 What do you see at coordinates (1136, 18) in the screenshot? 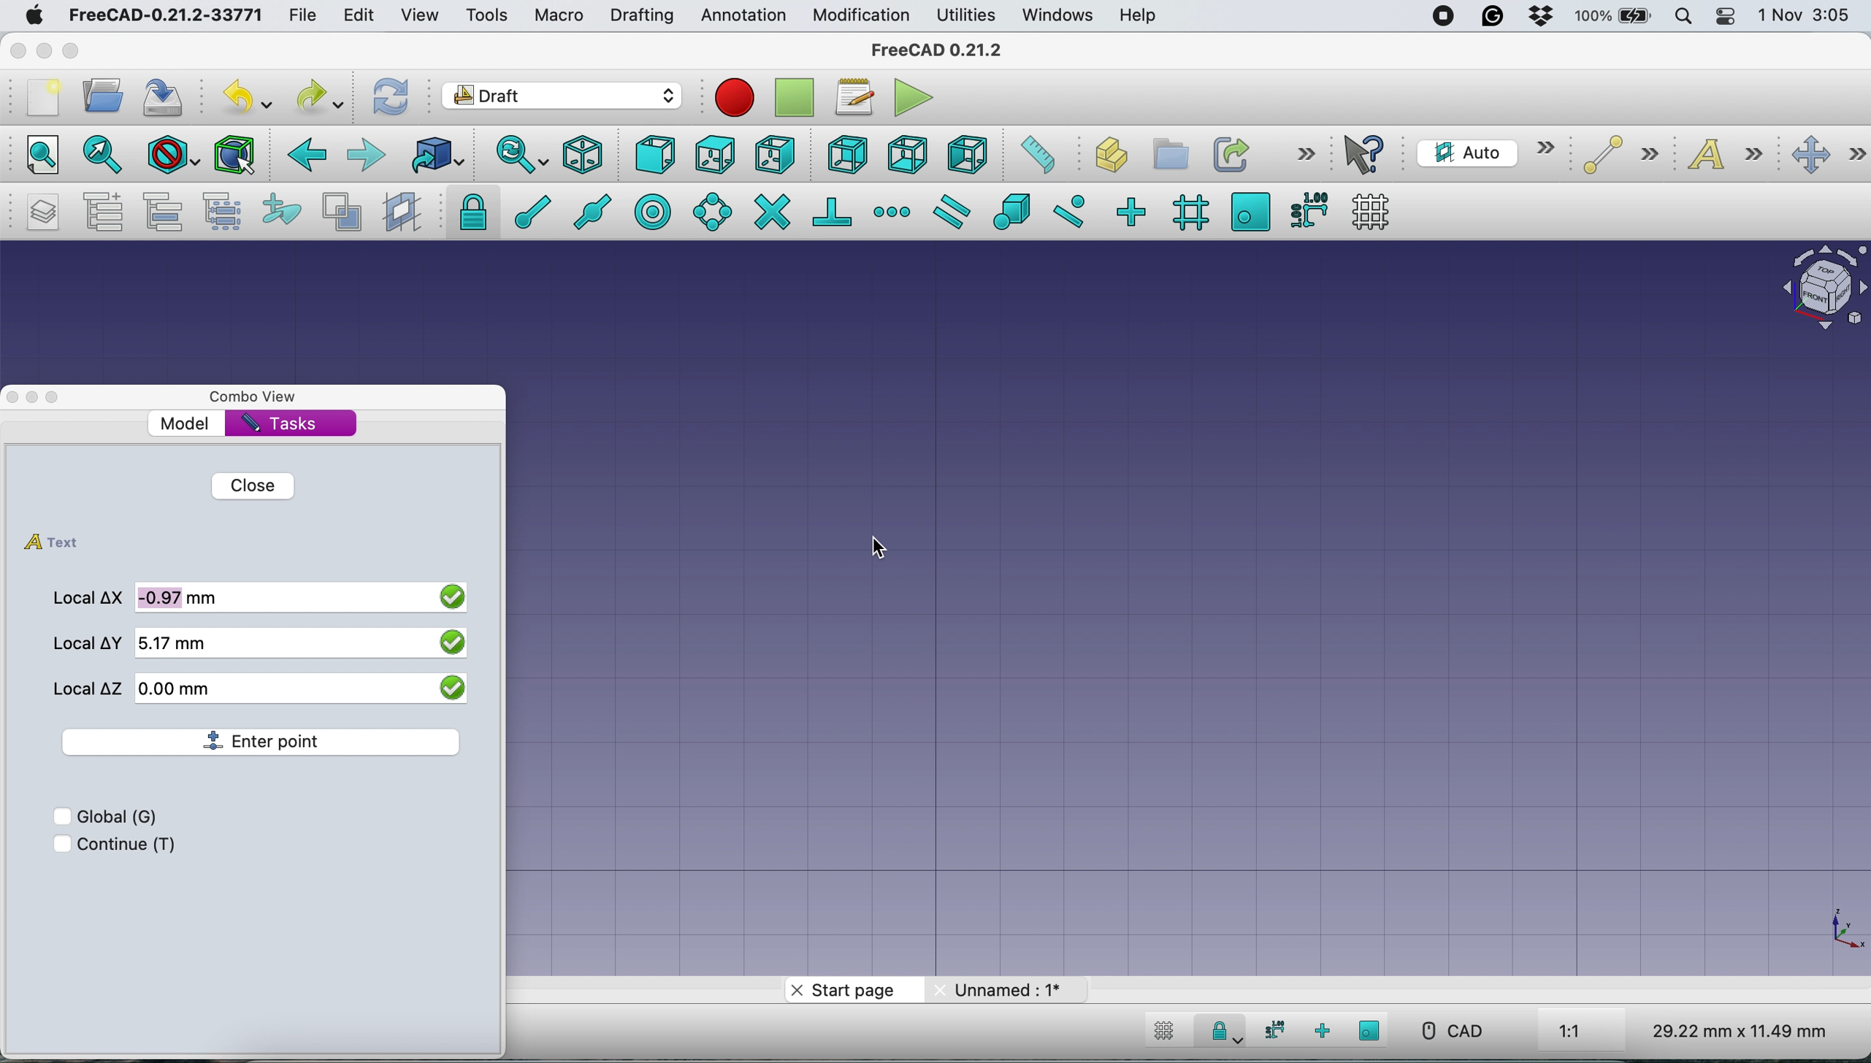
I see `help` at bounding box center [1136, 18].